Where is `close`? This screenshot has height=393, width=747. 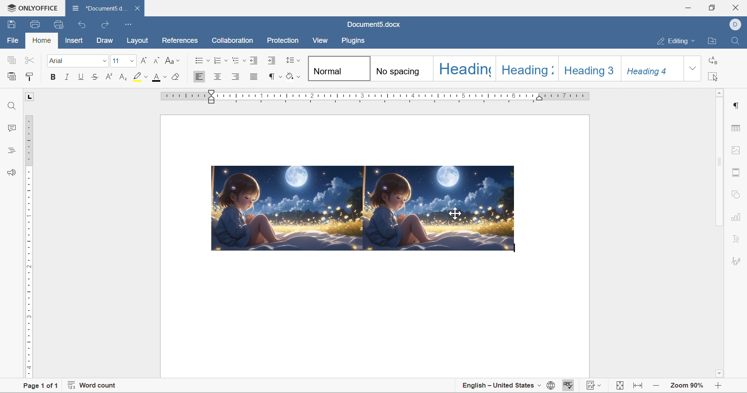 close is located at coordinates (738, 6).